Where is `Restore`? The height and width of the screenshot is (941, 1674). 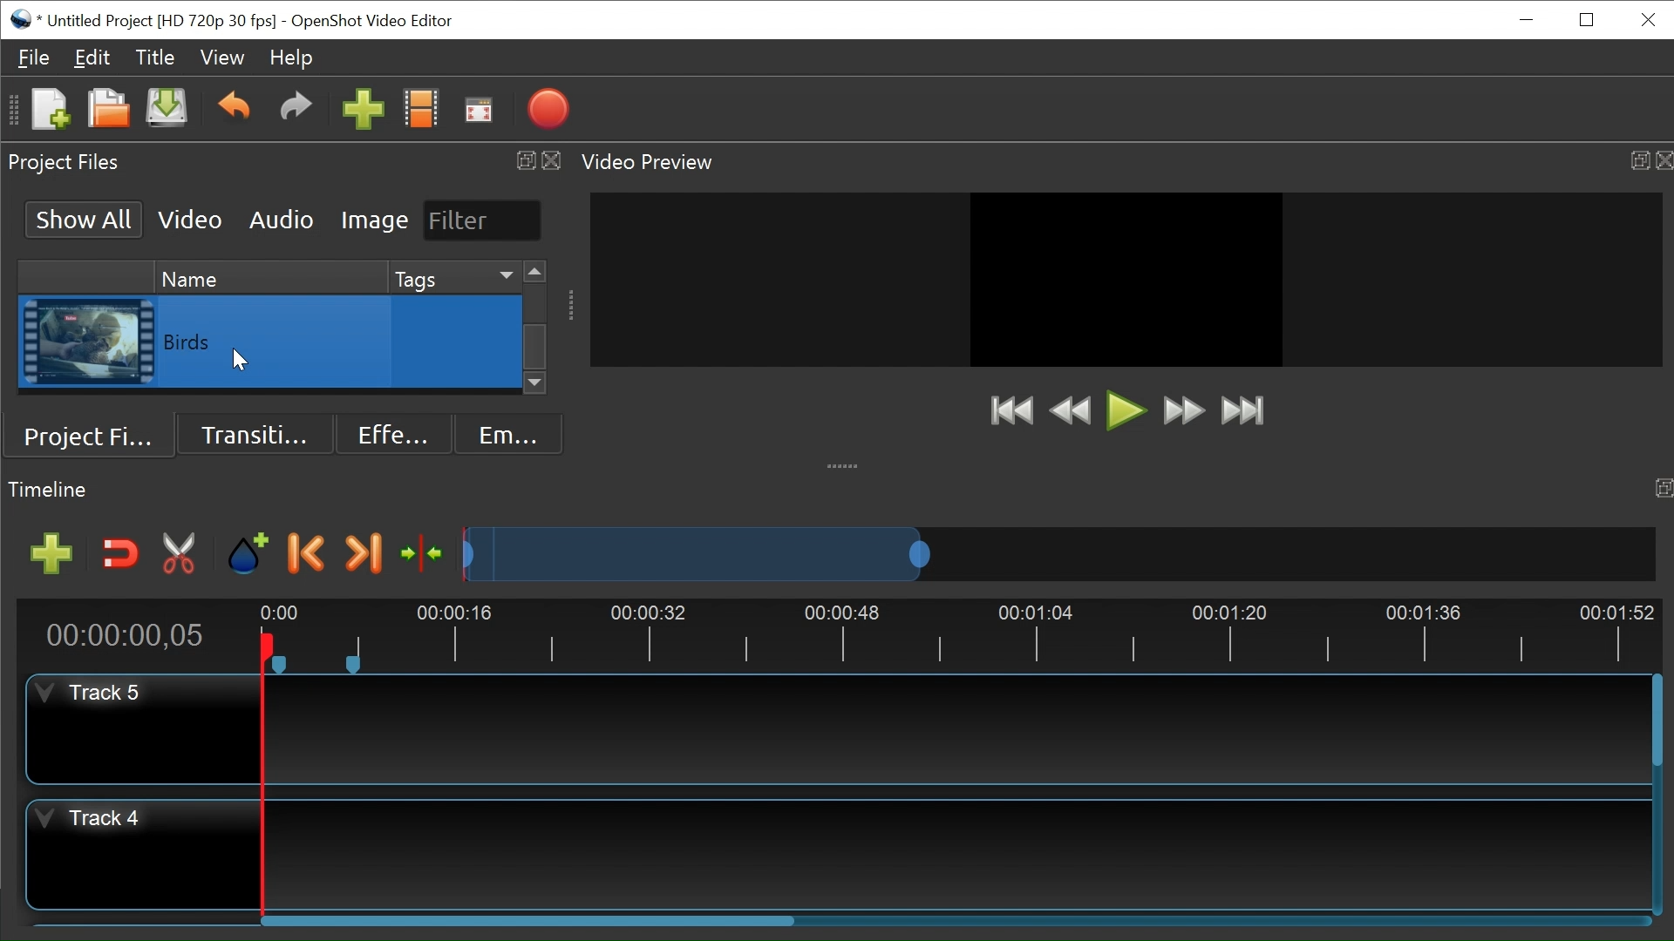 Restore is located at coordinates (1587, 18).